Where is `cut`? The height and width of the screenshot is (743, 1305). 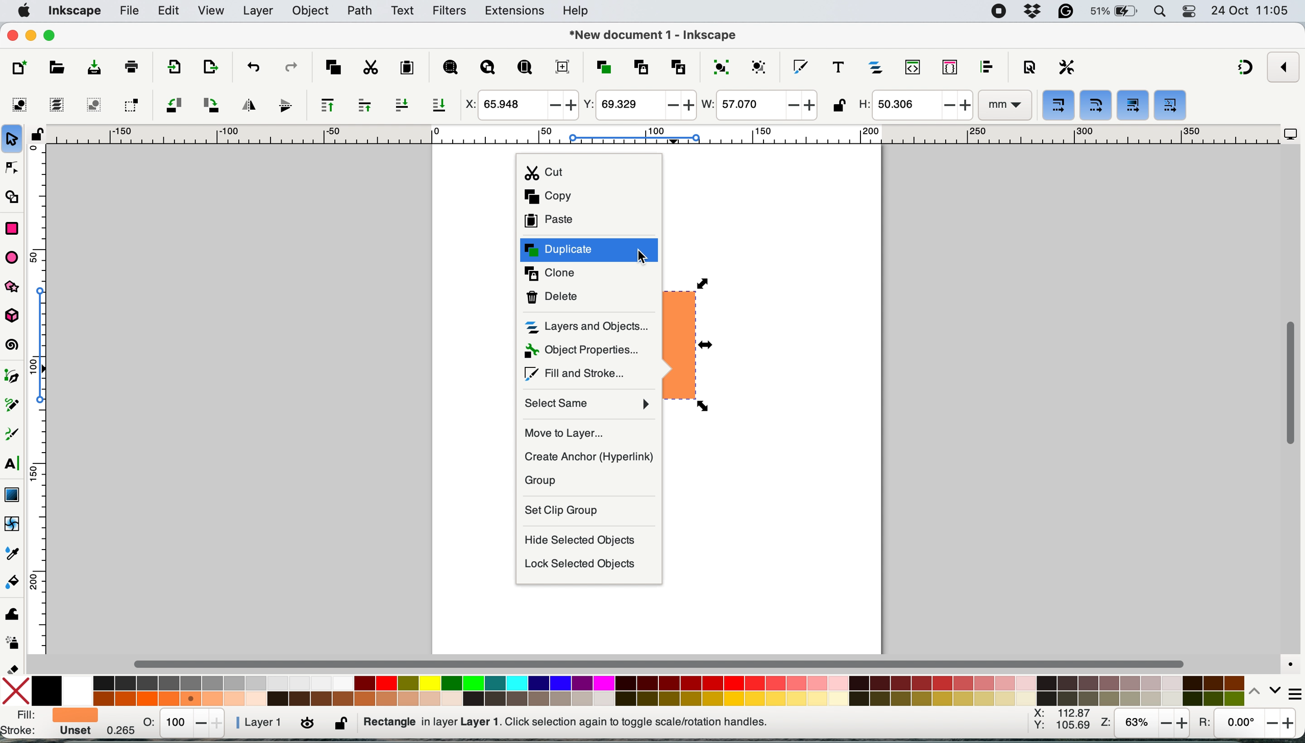 cut is located at coordinates (588, 171).